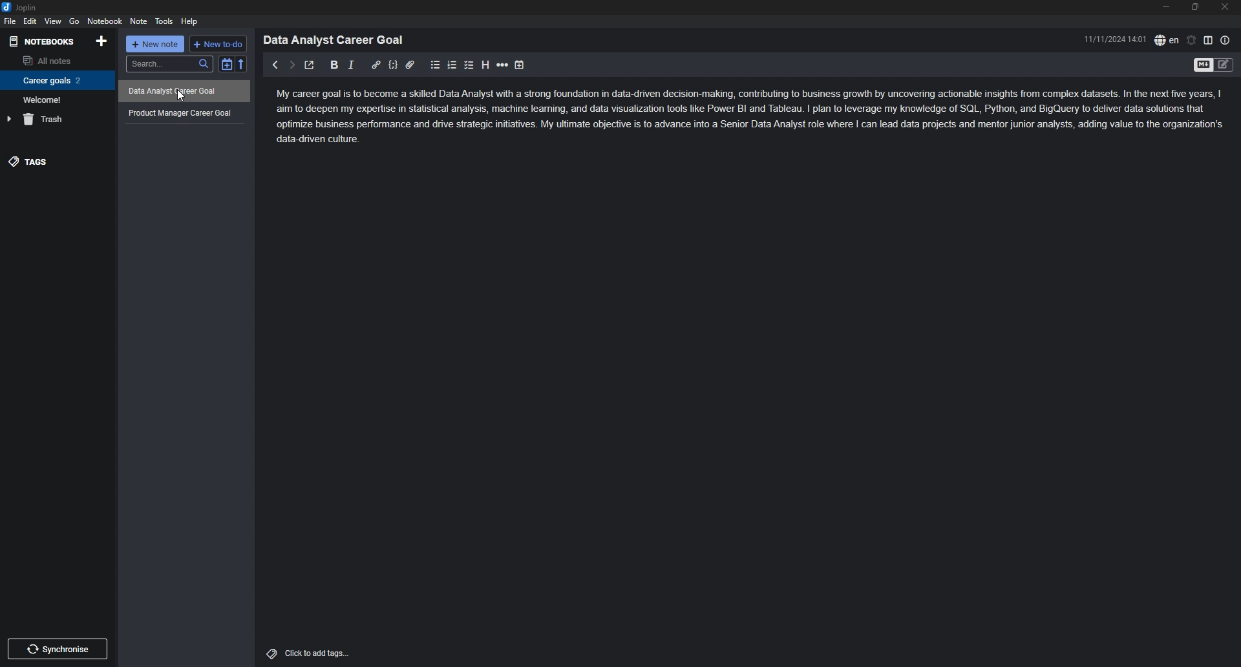  What do you see at coordinates (485, 65) in the screenshot?
I see `heading` at bounding box center [485, 65].